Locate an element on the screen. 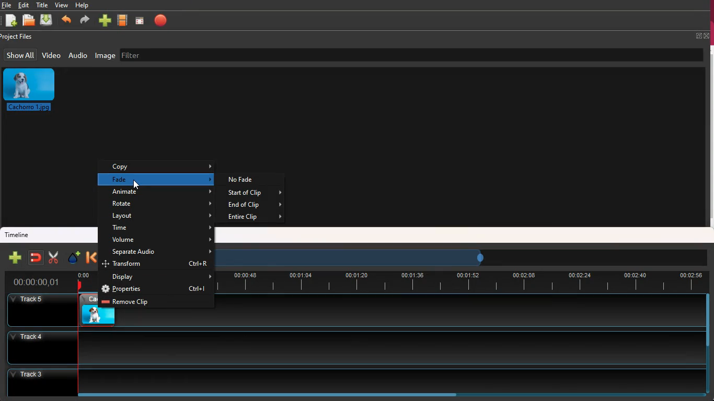 The width and height of the screenshot is (714, 401). timeline is located at coordinates (19, 234).